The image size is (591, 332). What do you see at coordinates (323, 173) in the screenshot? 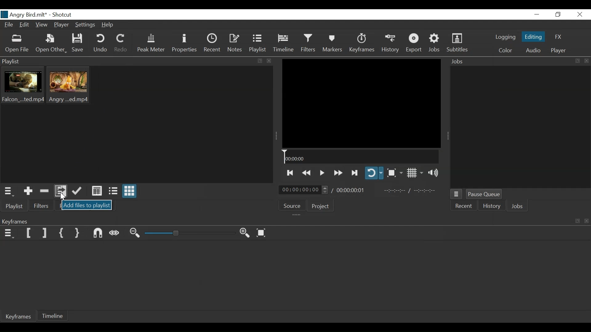
I see `Toggle play or pause` at bounding box center [323, 173].